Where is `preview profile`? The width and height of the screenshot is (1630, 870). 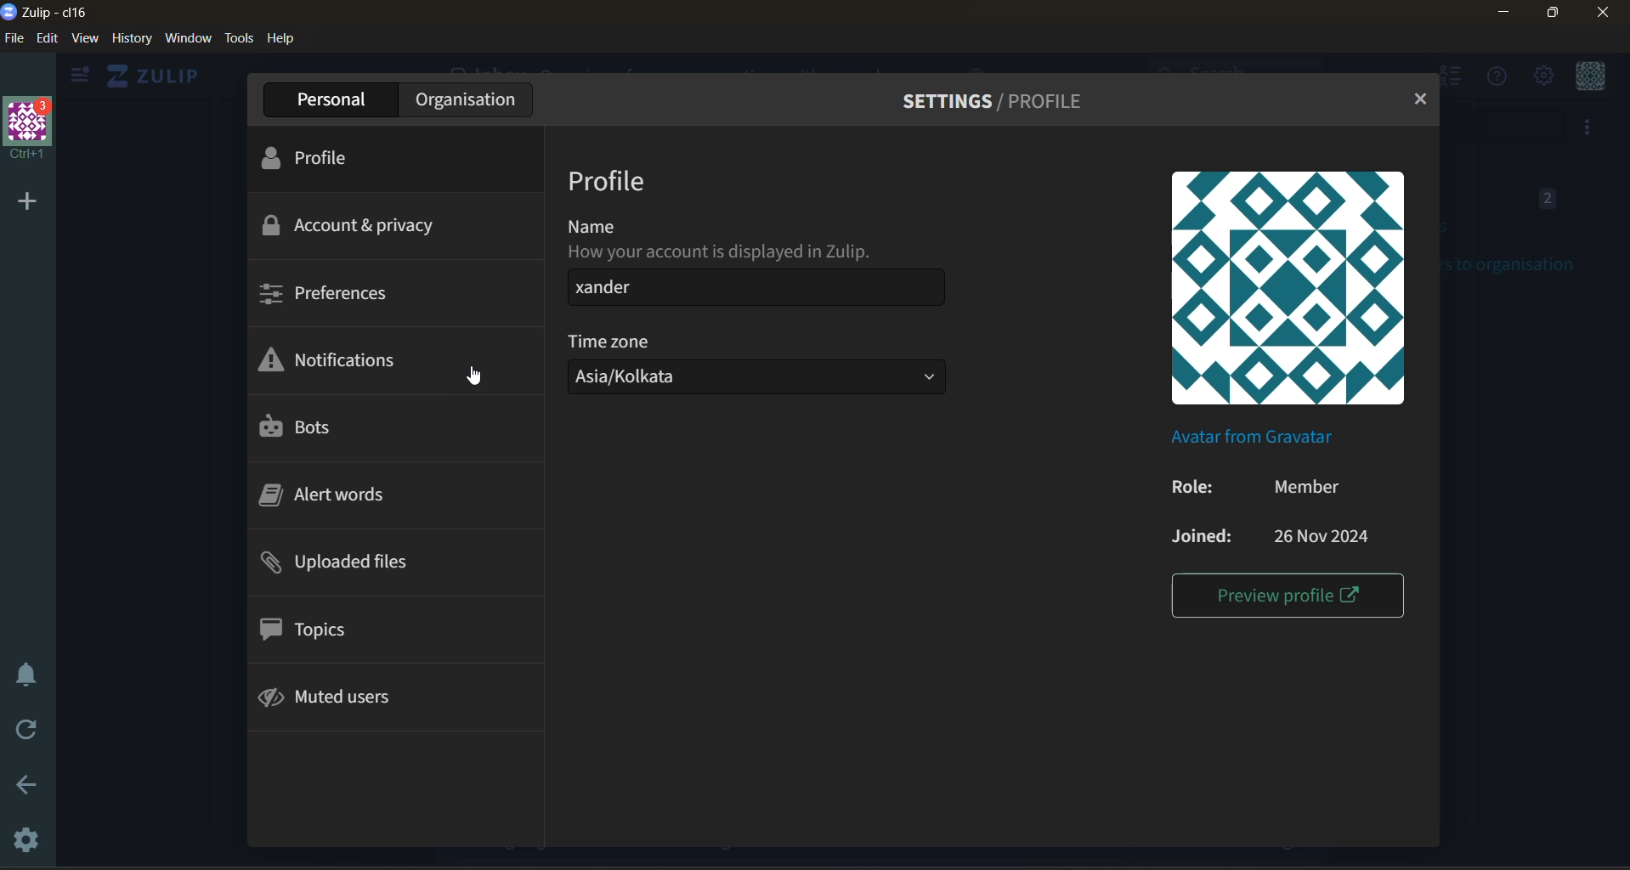 preview profile is located at coordinates (1286, 596).